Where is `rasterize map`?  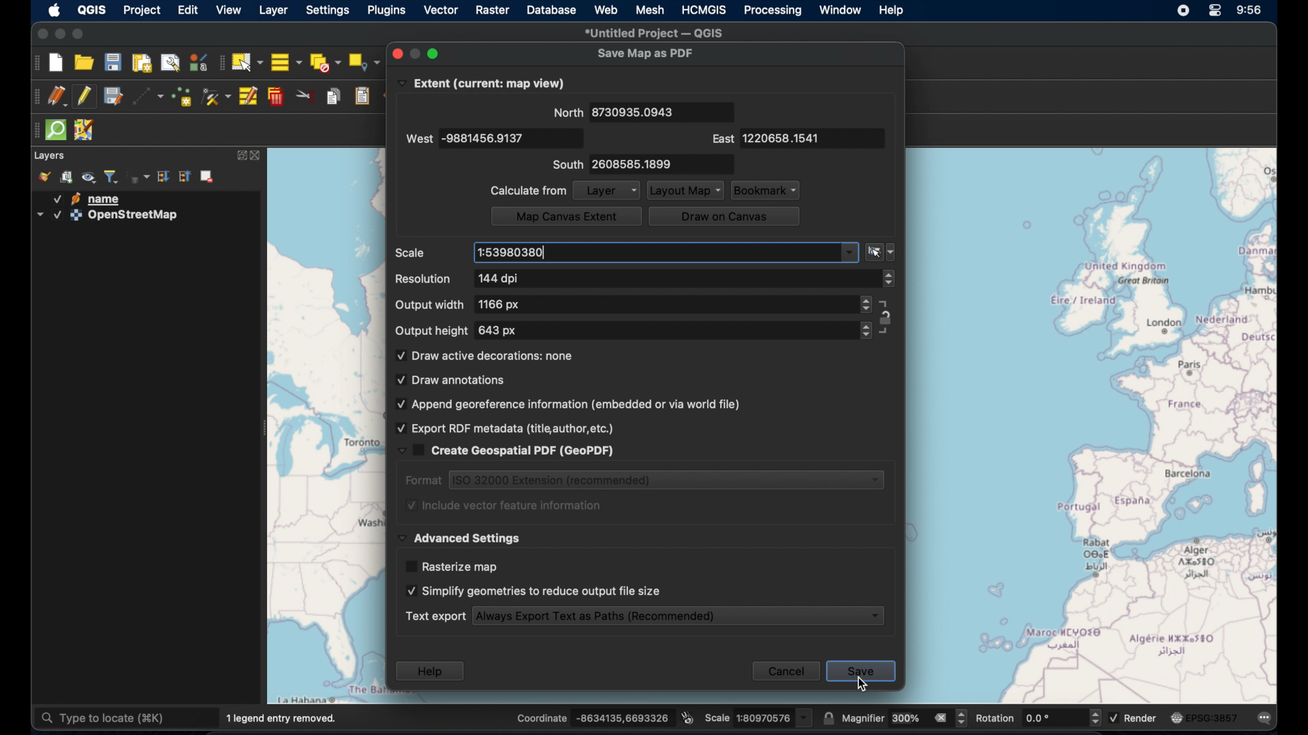 rasterize map is located at coordinates (453, 566).